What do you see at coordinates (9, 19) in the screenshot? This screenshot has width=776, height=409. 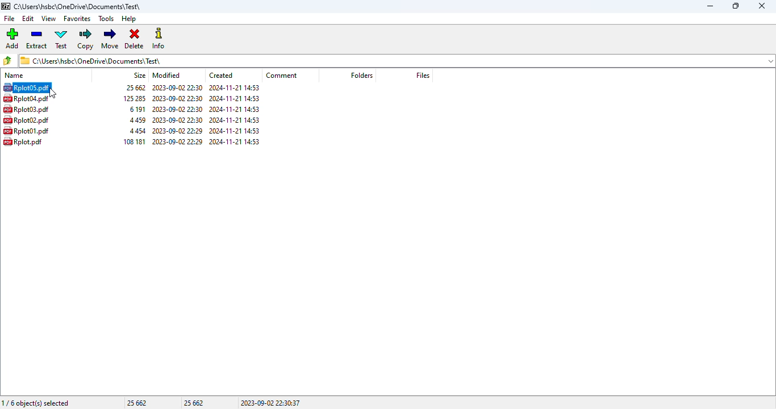 I see `file` at bounding box center [9, 19].